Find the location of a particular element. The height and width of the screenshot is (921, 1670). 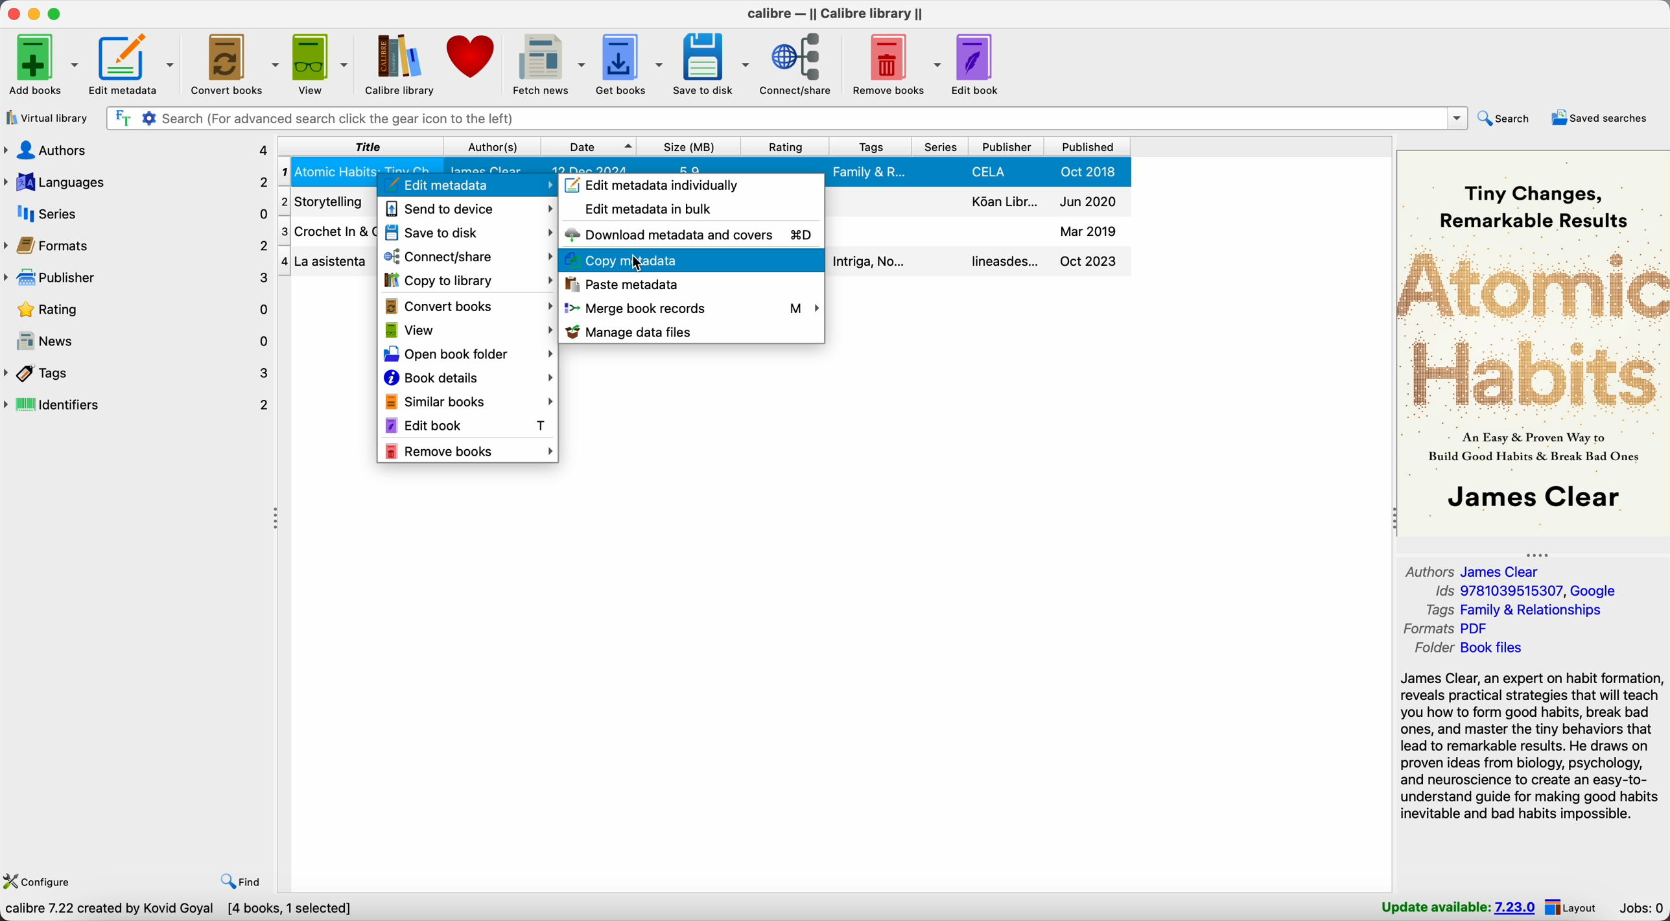

remove books is located at coordinates (469, 453).